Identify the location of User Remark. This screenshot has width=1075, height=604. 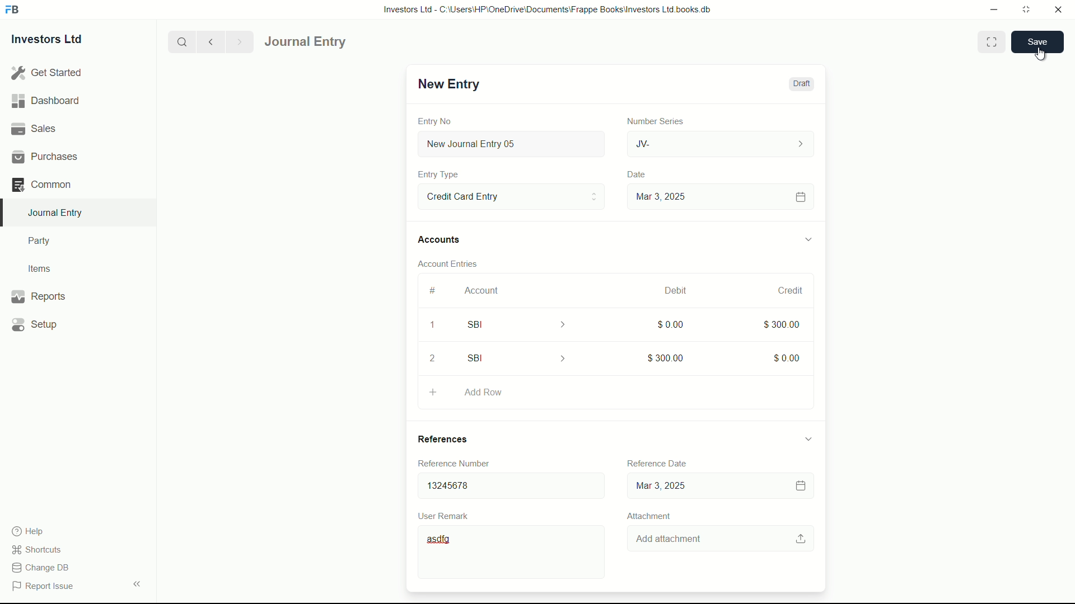
(446, 515).